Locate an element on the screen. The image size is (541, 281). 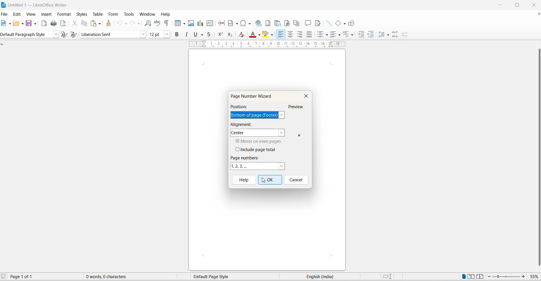
open options is located at coordinates (23, 24).